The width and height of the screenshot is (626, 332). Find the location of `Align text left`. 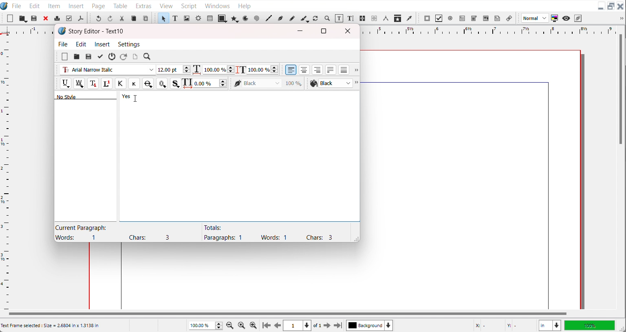

Align text left is located at coordinates (291, 70).